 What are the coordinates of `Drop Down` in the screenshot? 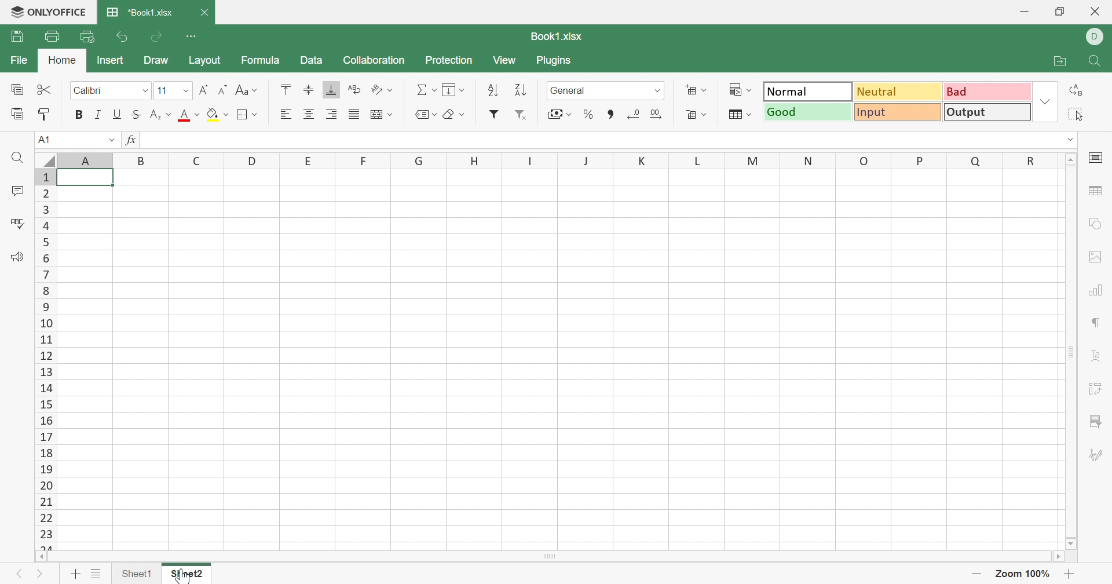 It's located at (111, 139).